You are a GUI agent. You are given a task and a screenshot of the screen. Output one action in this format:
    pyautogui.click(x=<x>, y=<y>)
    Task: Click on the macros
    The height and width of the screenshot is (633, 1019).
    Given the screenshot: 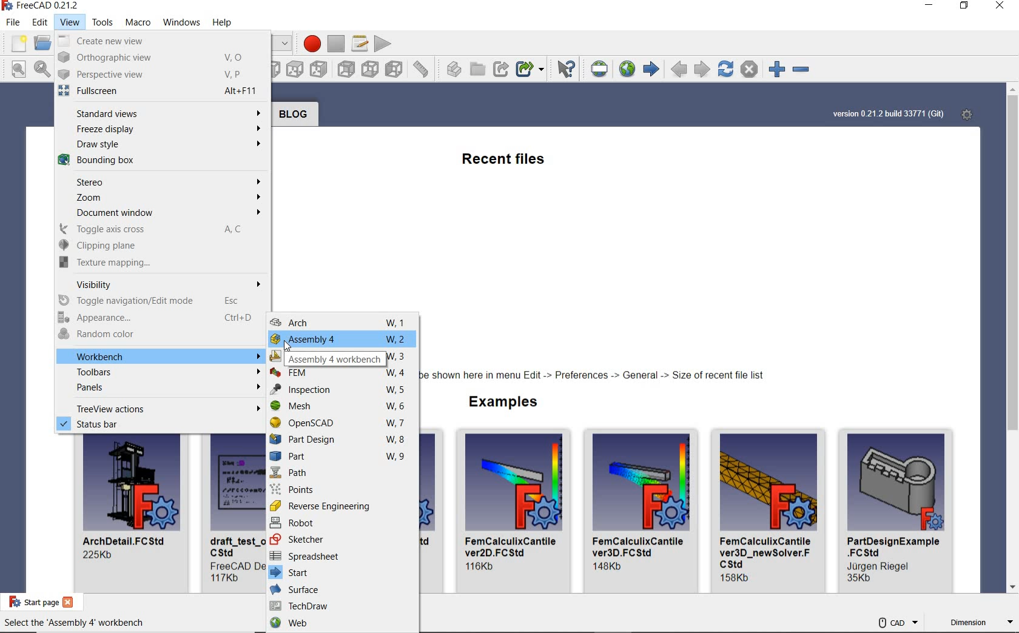 What is the action you would take?
    pyautogui.click(x=360, y=44)
    